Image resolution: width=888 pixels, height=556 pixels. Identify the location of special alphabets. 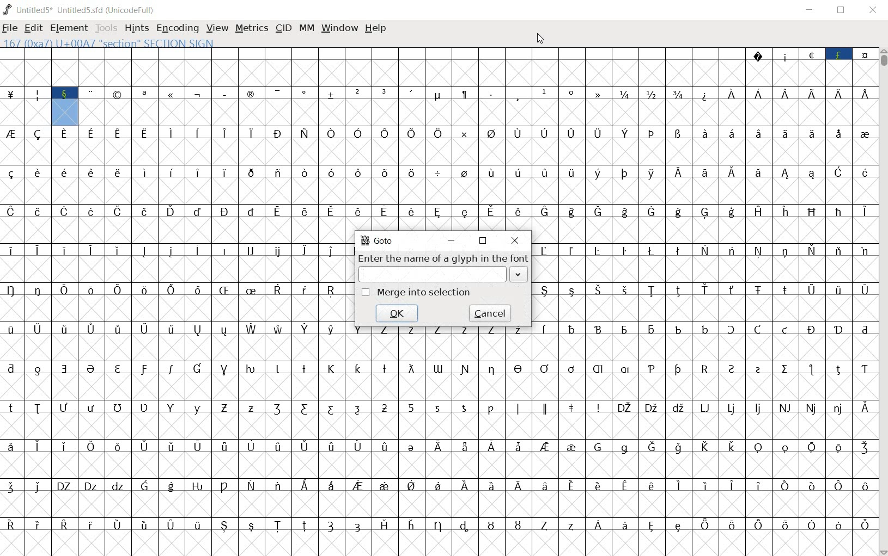
(331, 538).